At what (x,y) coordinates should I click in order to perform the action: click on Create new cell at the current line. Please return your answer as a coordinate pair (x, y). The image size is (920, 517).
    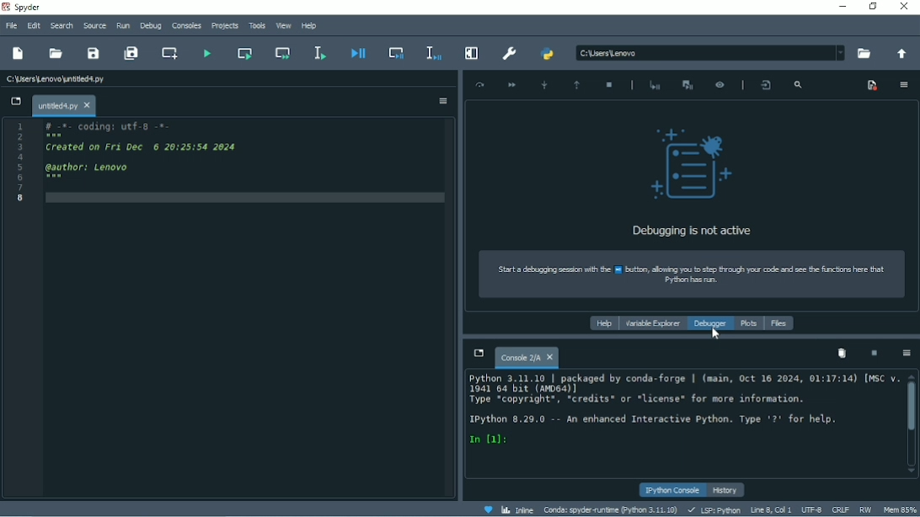
    Looking at the image, I should click on (168, 53).